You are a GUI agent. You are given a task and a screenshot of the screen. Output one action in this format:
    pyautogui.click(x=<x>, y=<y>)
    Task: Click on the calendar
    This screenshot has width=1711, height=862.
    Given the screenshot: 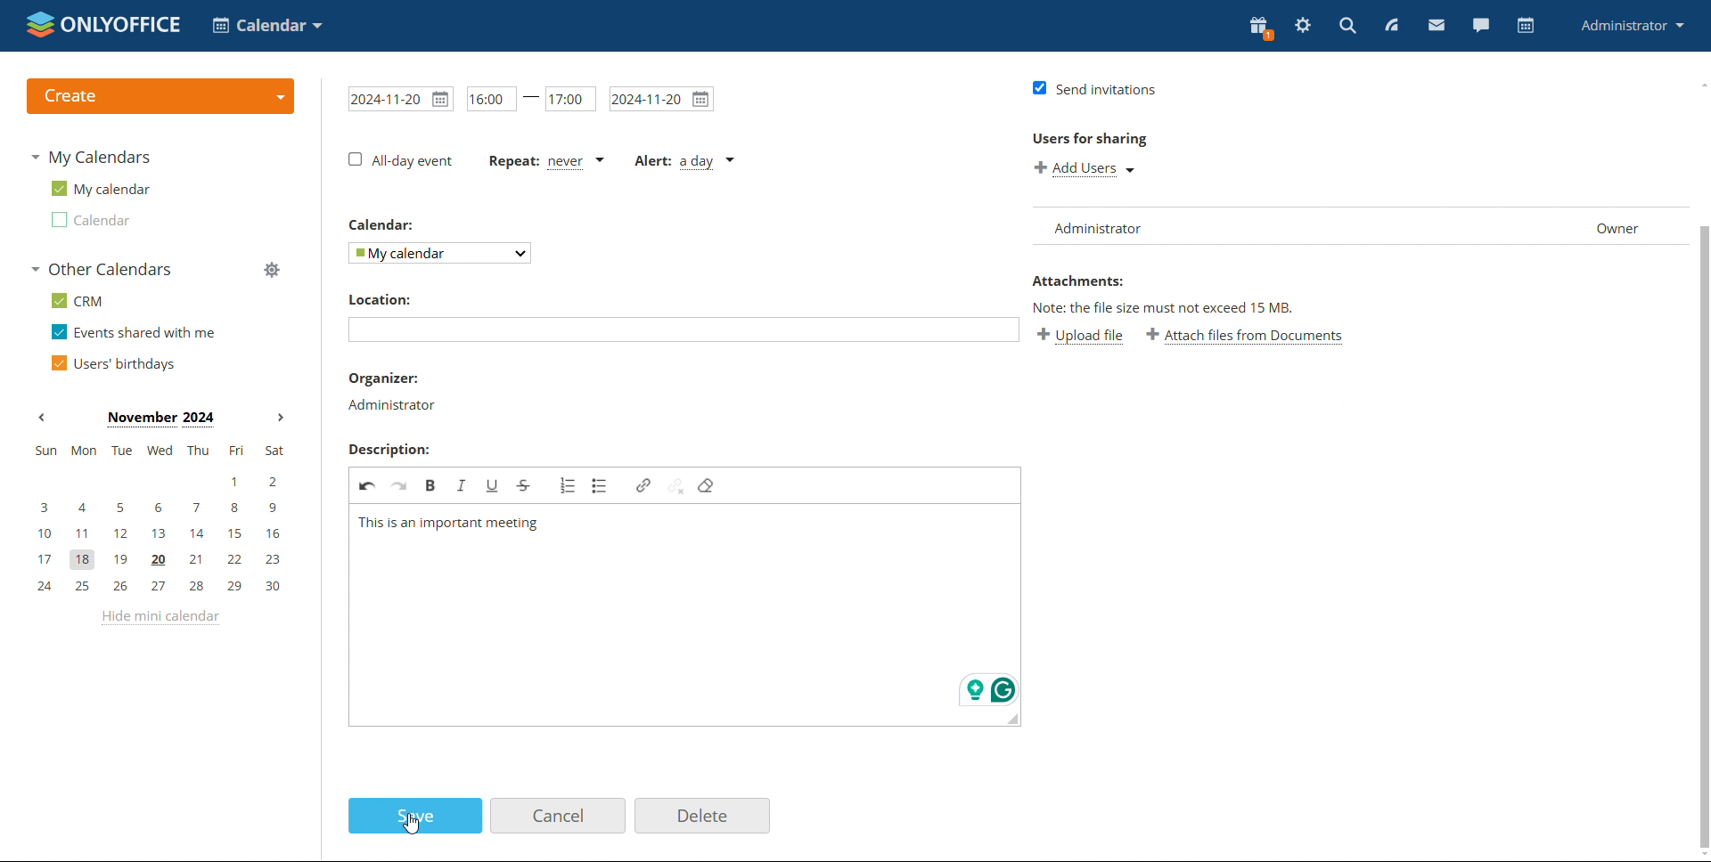 What is the action you would take?
    pyautogui.click(x=90, y=220)
    